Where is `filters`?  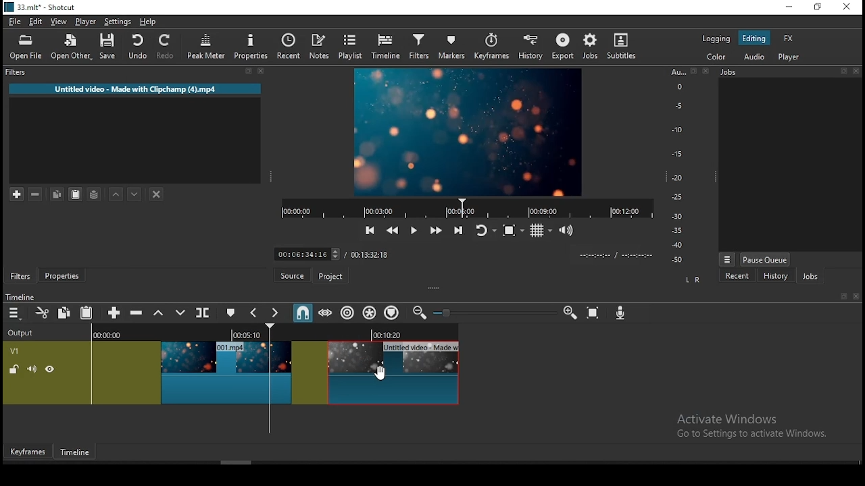
filters is located at coordinates (14, 72).